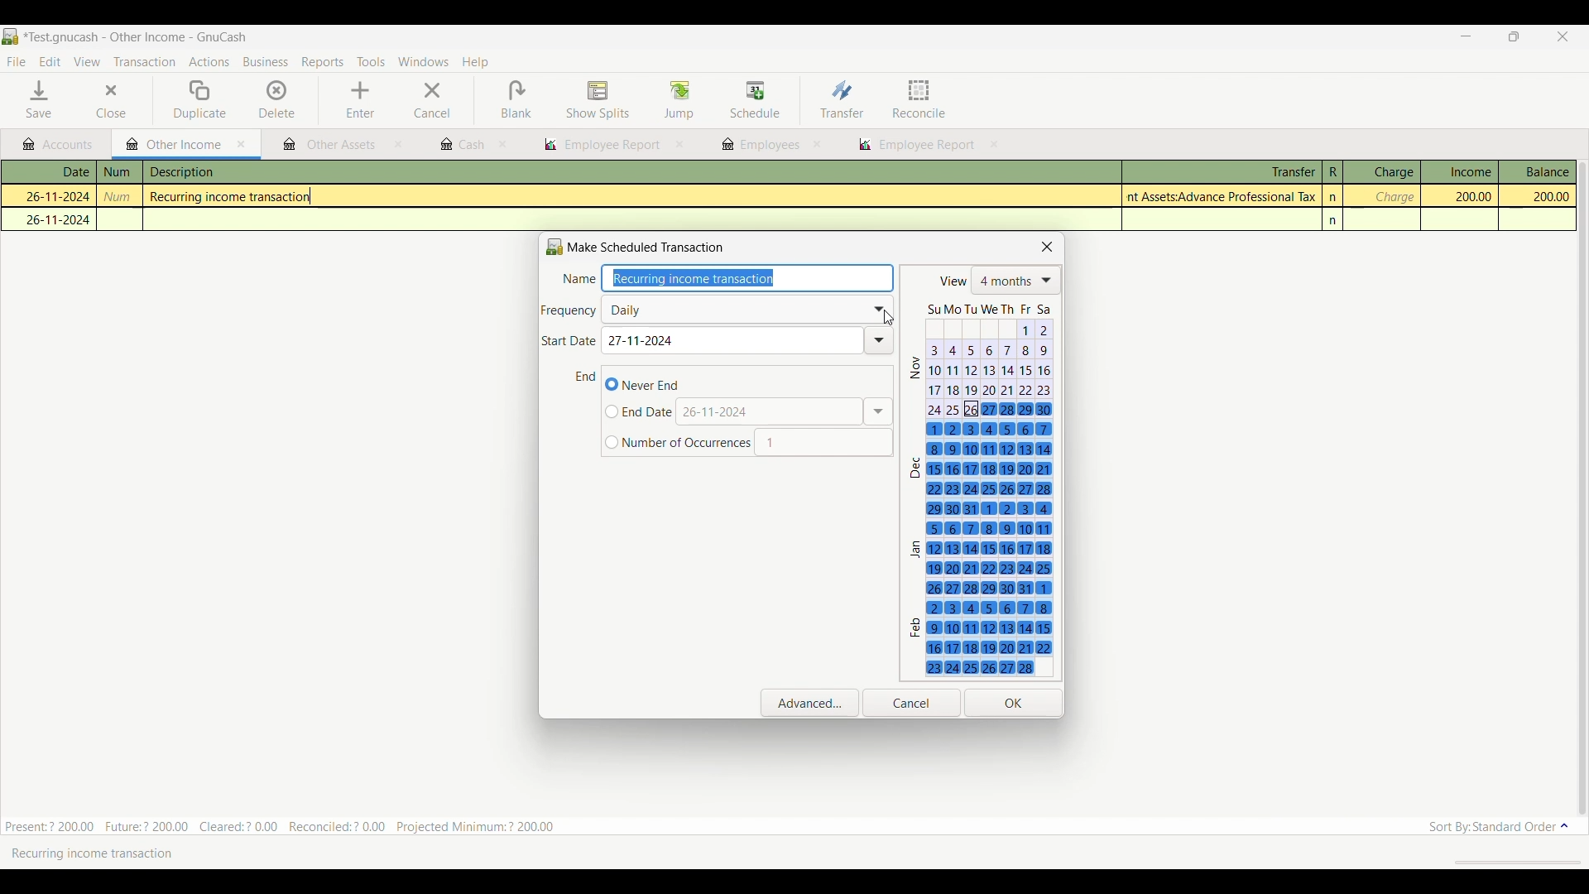 This screenshot has height=894, width=1589. I want to click on Frequency of transaction list, so click(748, 310).